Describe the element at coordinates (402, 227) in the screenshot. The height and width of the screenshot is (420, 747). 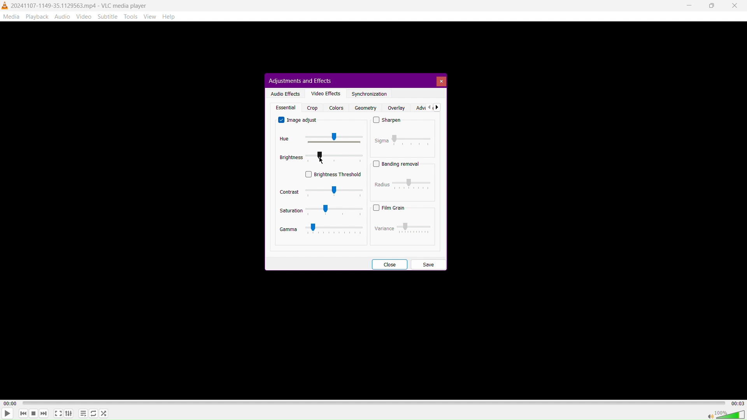
I see `Variance` at that location.